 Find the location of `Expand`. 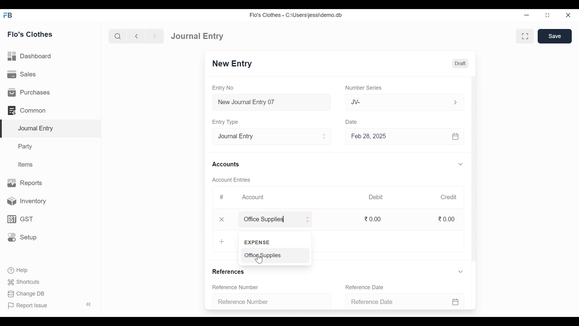

Expand is located at coordinates (460, 164).